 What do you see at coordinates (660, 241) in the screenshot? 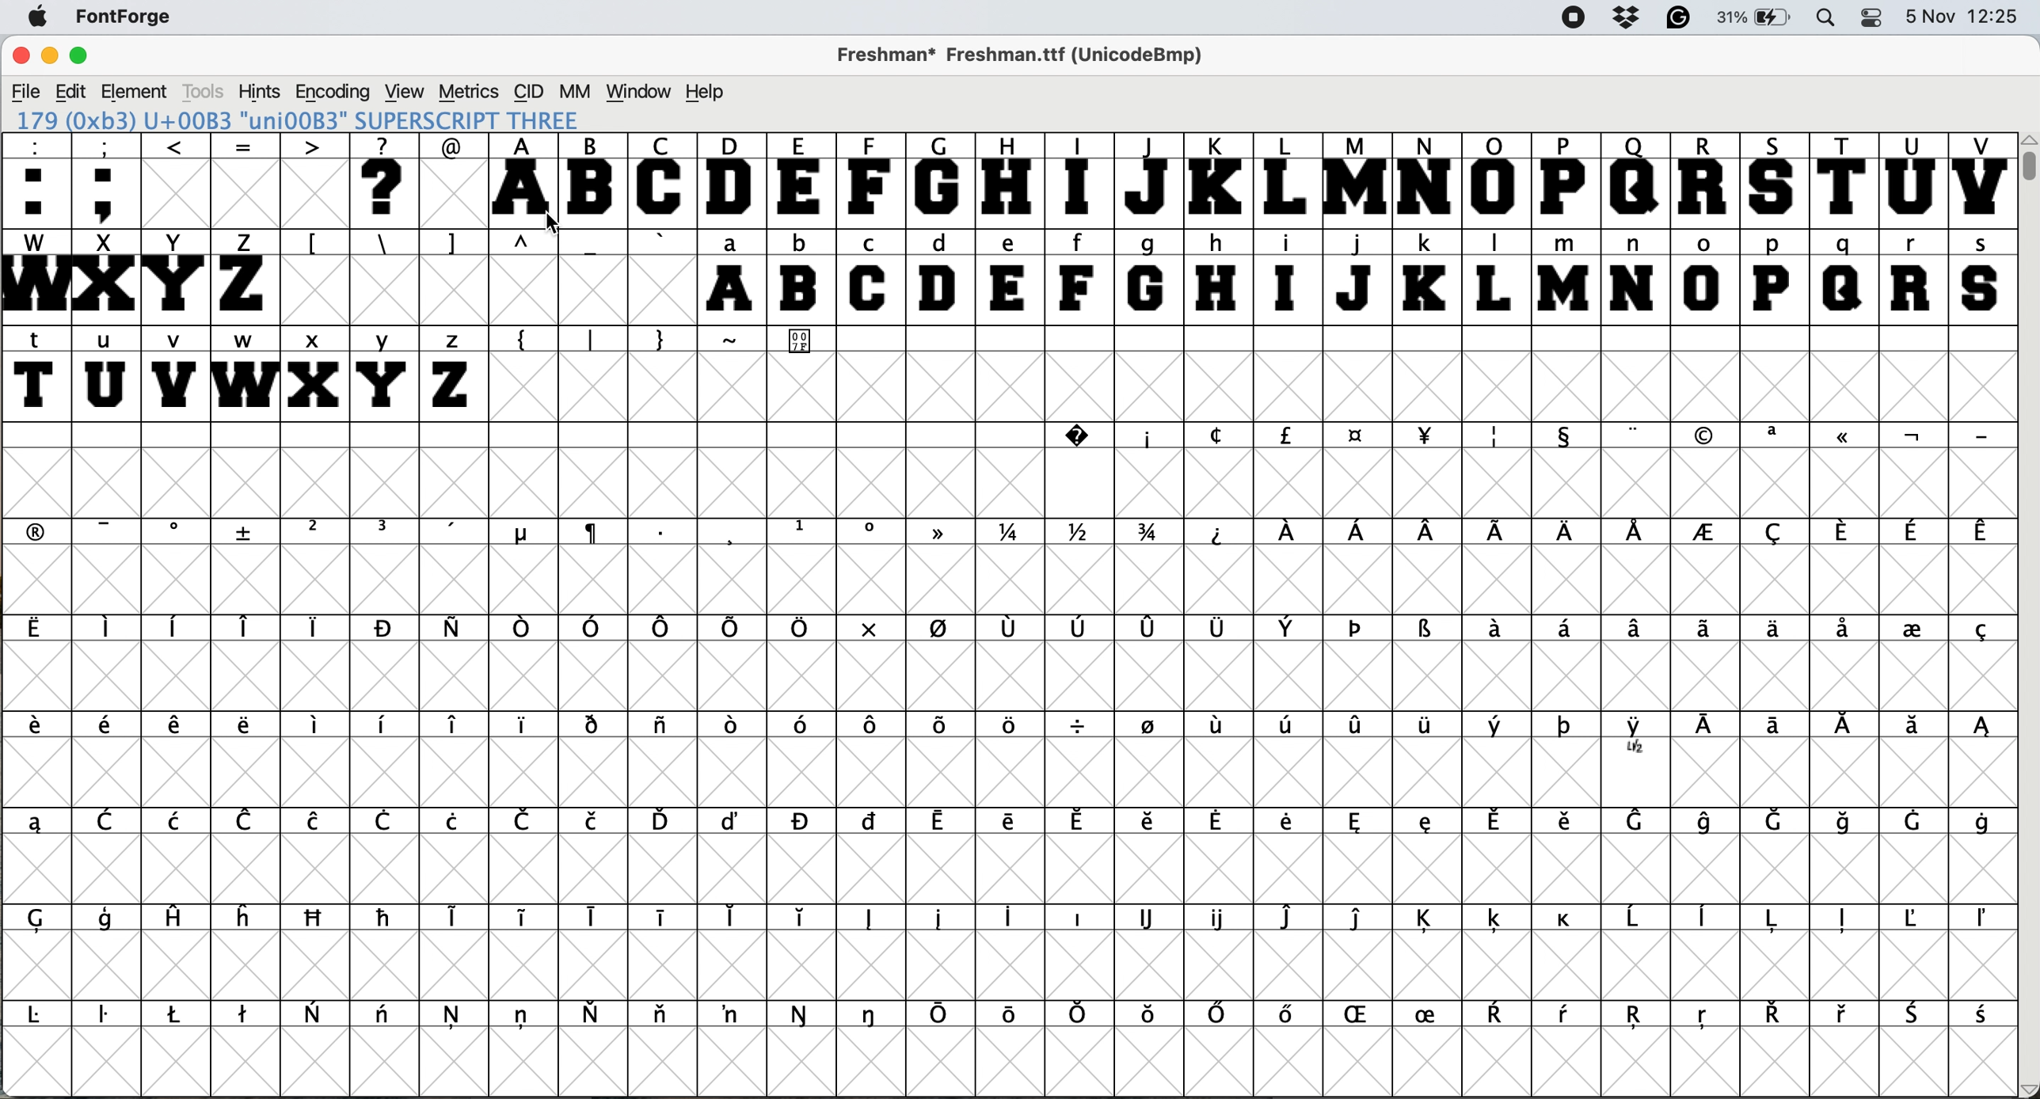
I see ``` at bounding box center [660, 241].